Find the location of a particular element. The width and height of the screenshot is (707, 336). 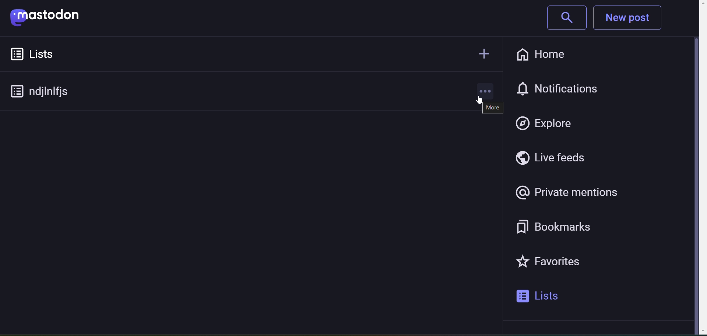

create new list is located at coordinates (482, 52).